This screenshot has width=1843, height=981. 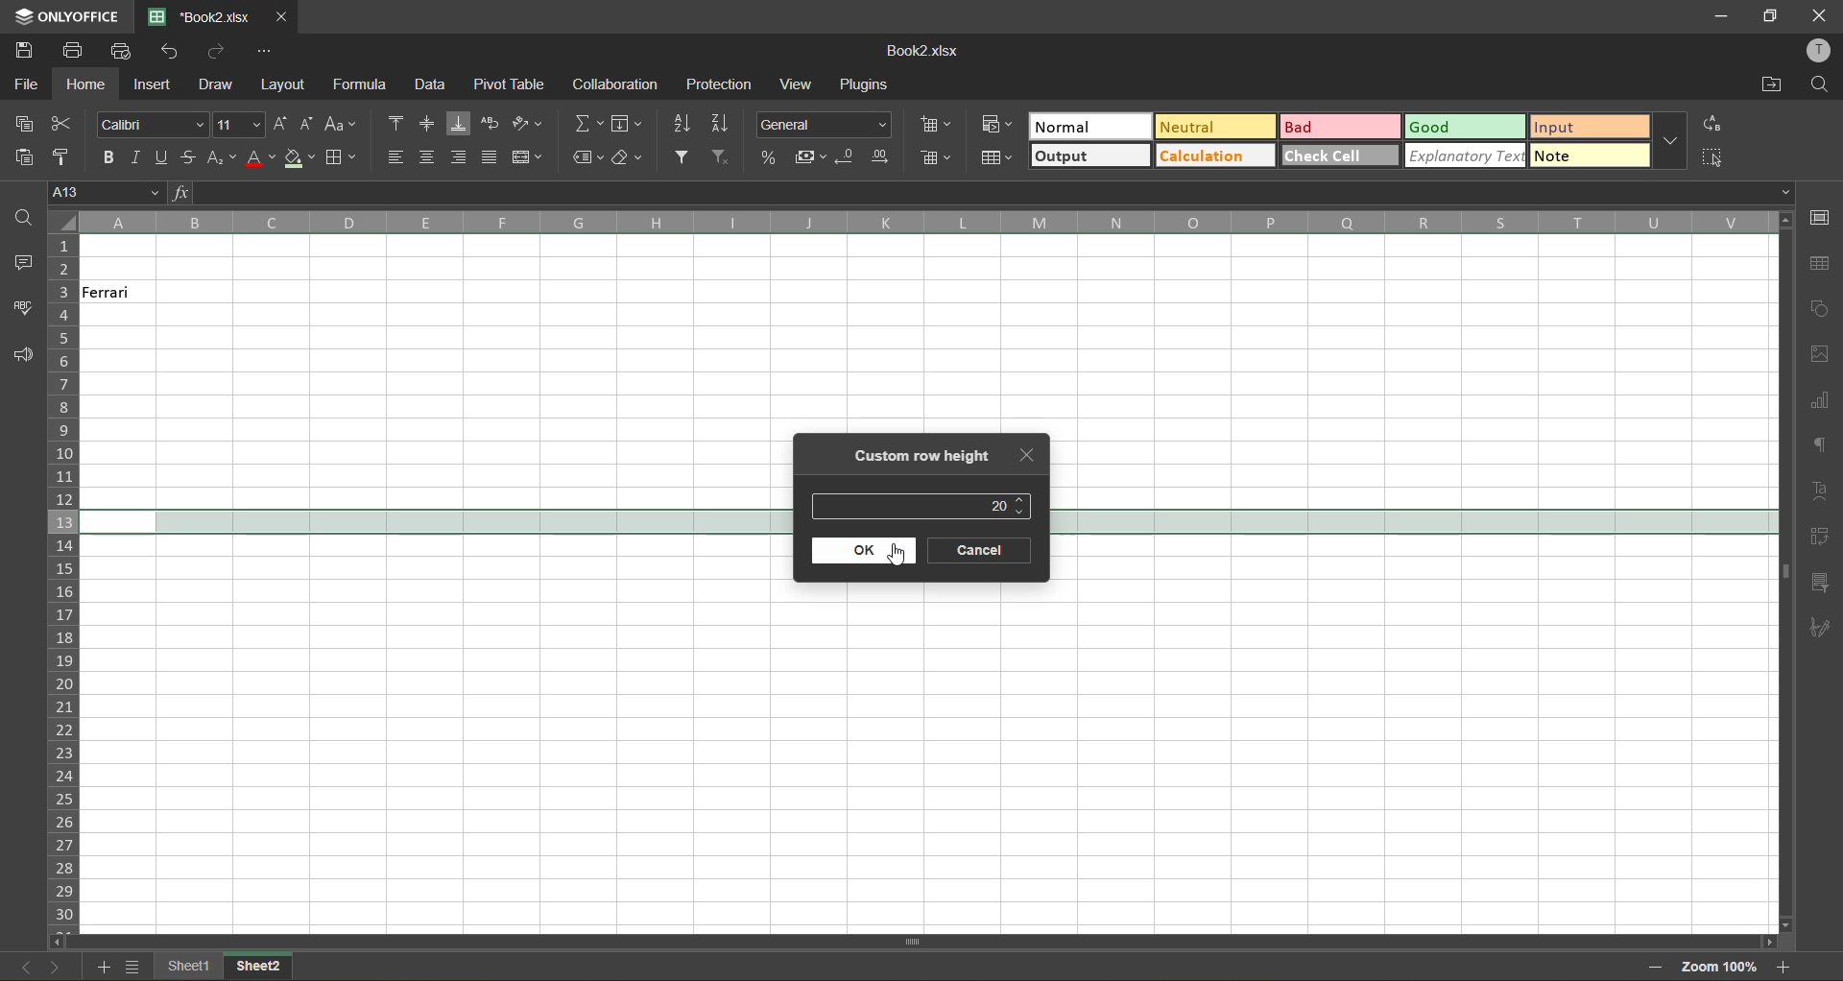 What do you see at coordinates (308, 125) in the screenshot?
I see `decrement size` at bounding box center [308, 125].